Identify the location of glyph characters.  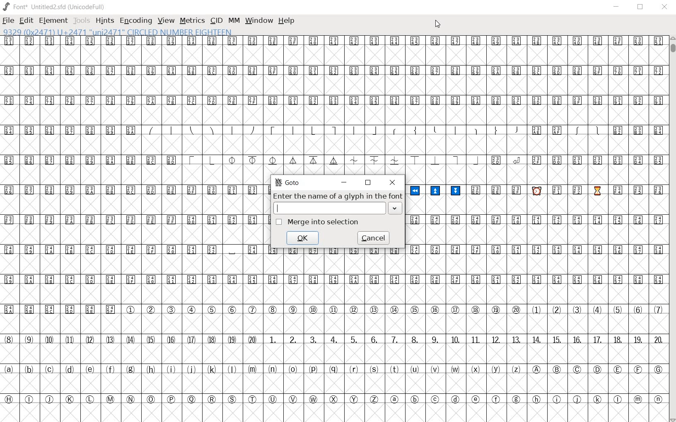
(535, 214).